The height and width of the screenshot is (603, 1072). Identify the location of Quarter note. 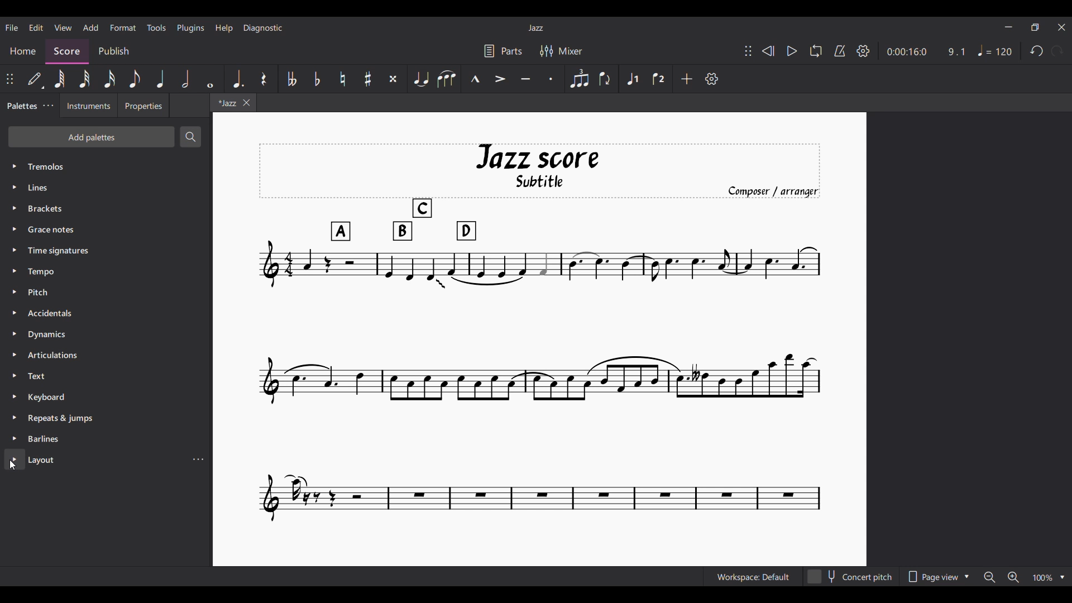
(160, 79).